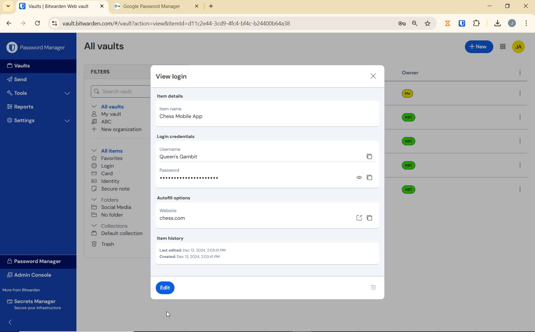 This screenshot has height=332, width=535. I want to click on ABC, so click(102, 121).